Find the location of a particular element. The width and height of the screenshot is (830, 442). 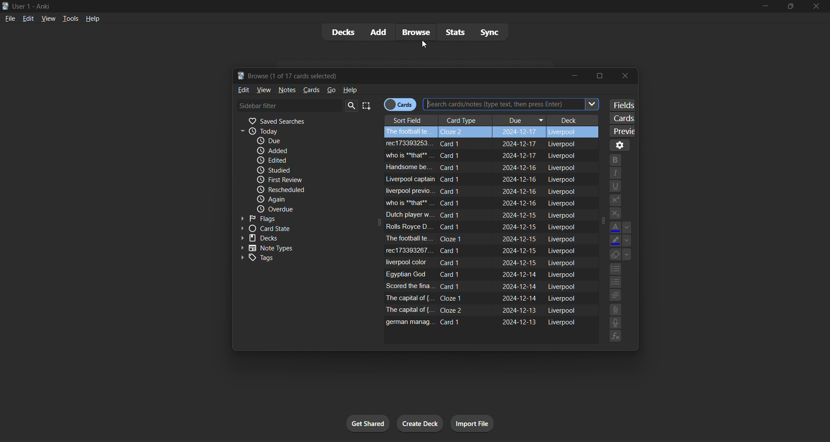

liverpool is located at coordinates (564, 203).